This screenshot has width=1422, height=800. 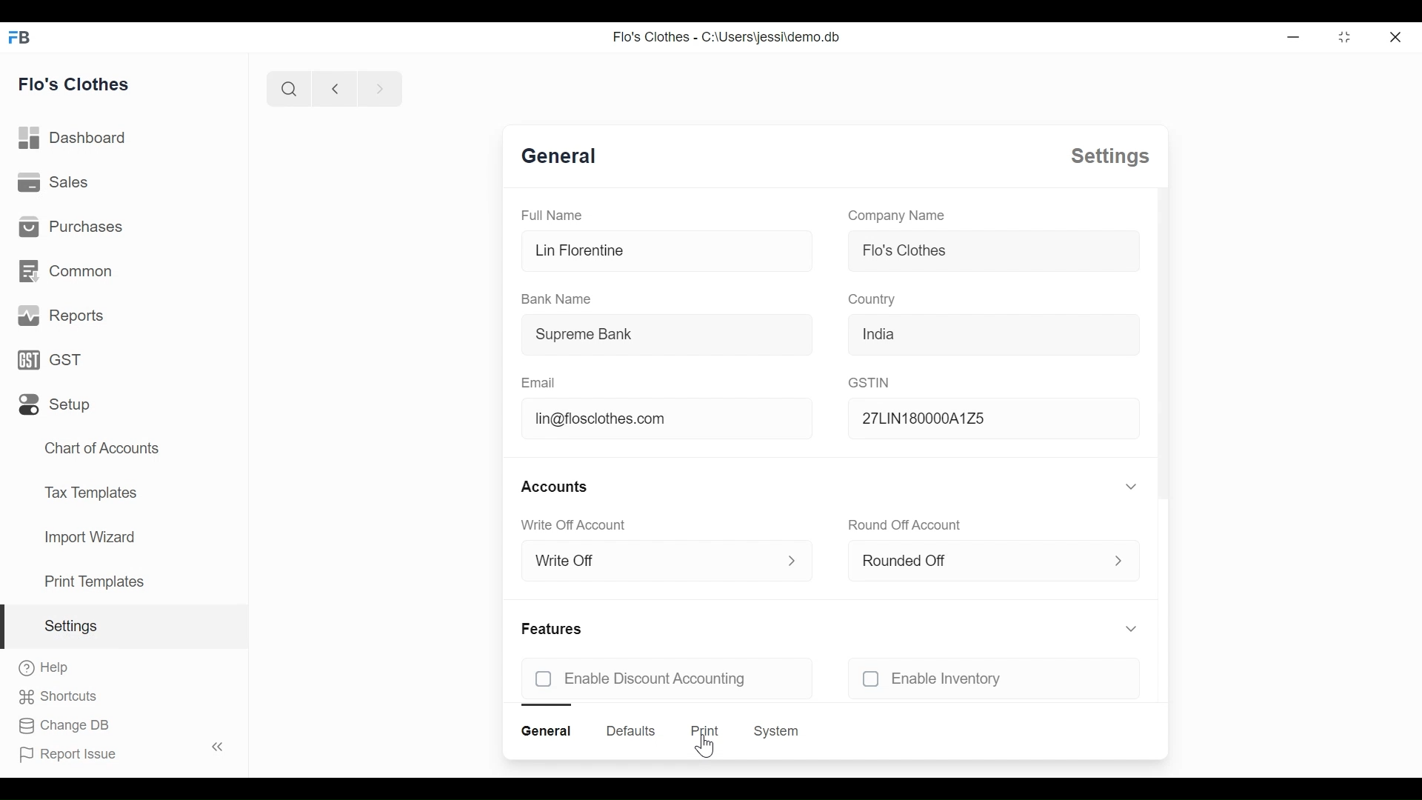 I want to click on round off account, so click(x=907, y=526).